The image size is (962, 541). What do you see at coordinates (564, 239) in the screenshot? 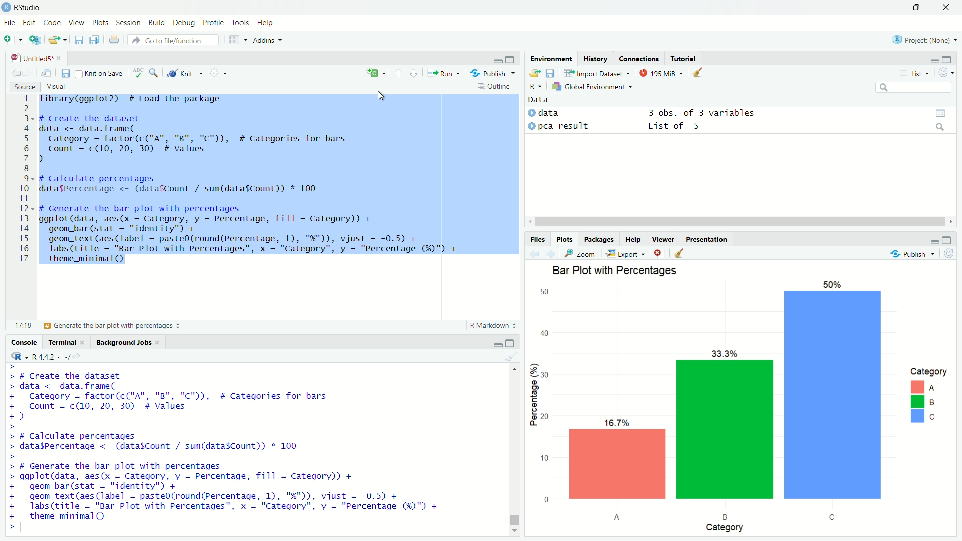
I see `Plots` at bounding box center [564, 239].